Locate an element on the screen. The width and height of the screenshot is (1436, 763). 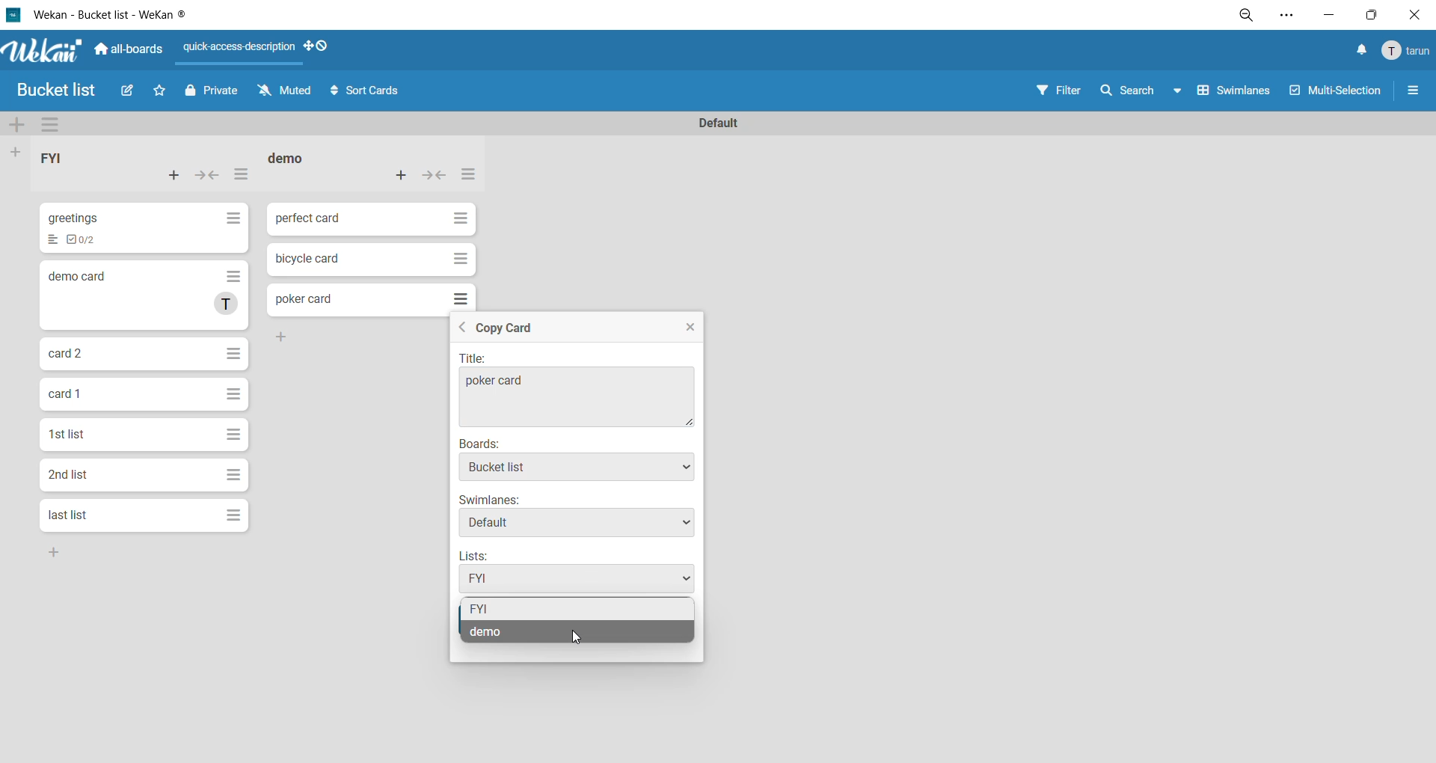
Hamburger is located at coordinates (231, 275).